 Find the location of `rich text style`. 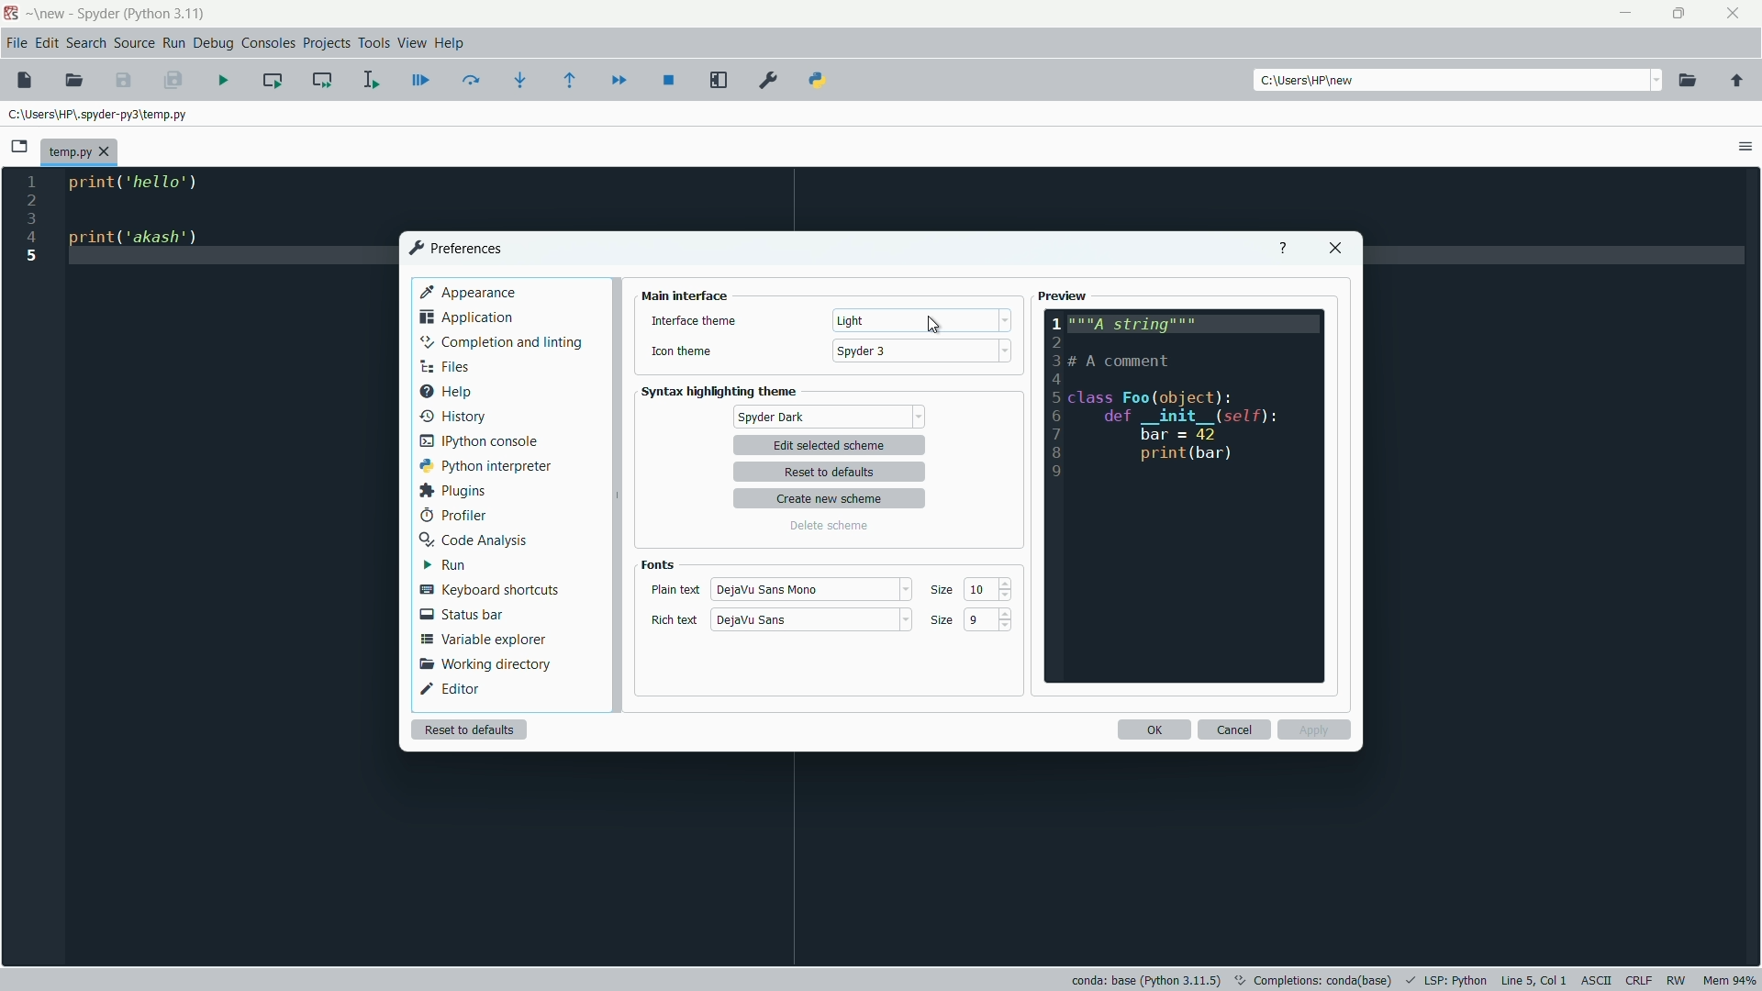

rich text style is located at coordinates (752, 621).